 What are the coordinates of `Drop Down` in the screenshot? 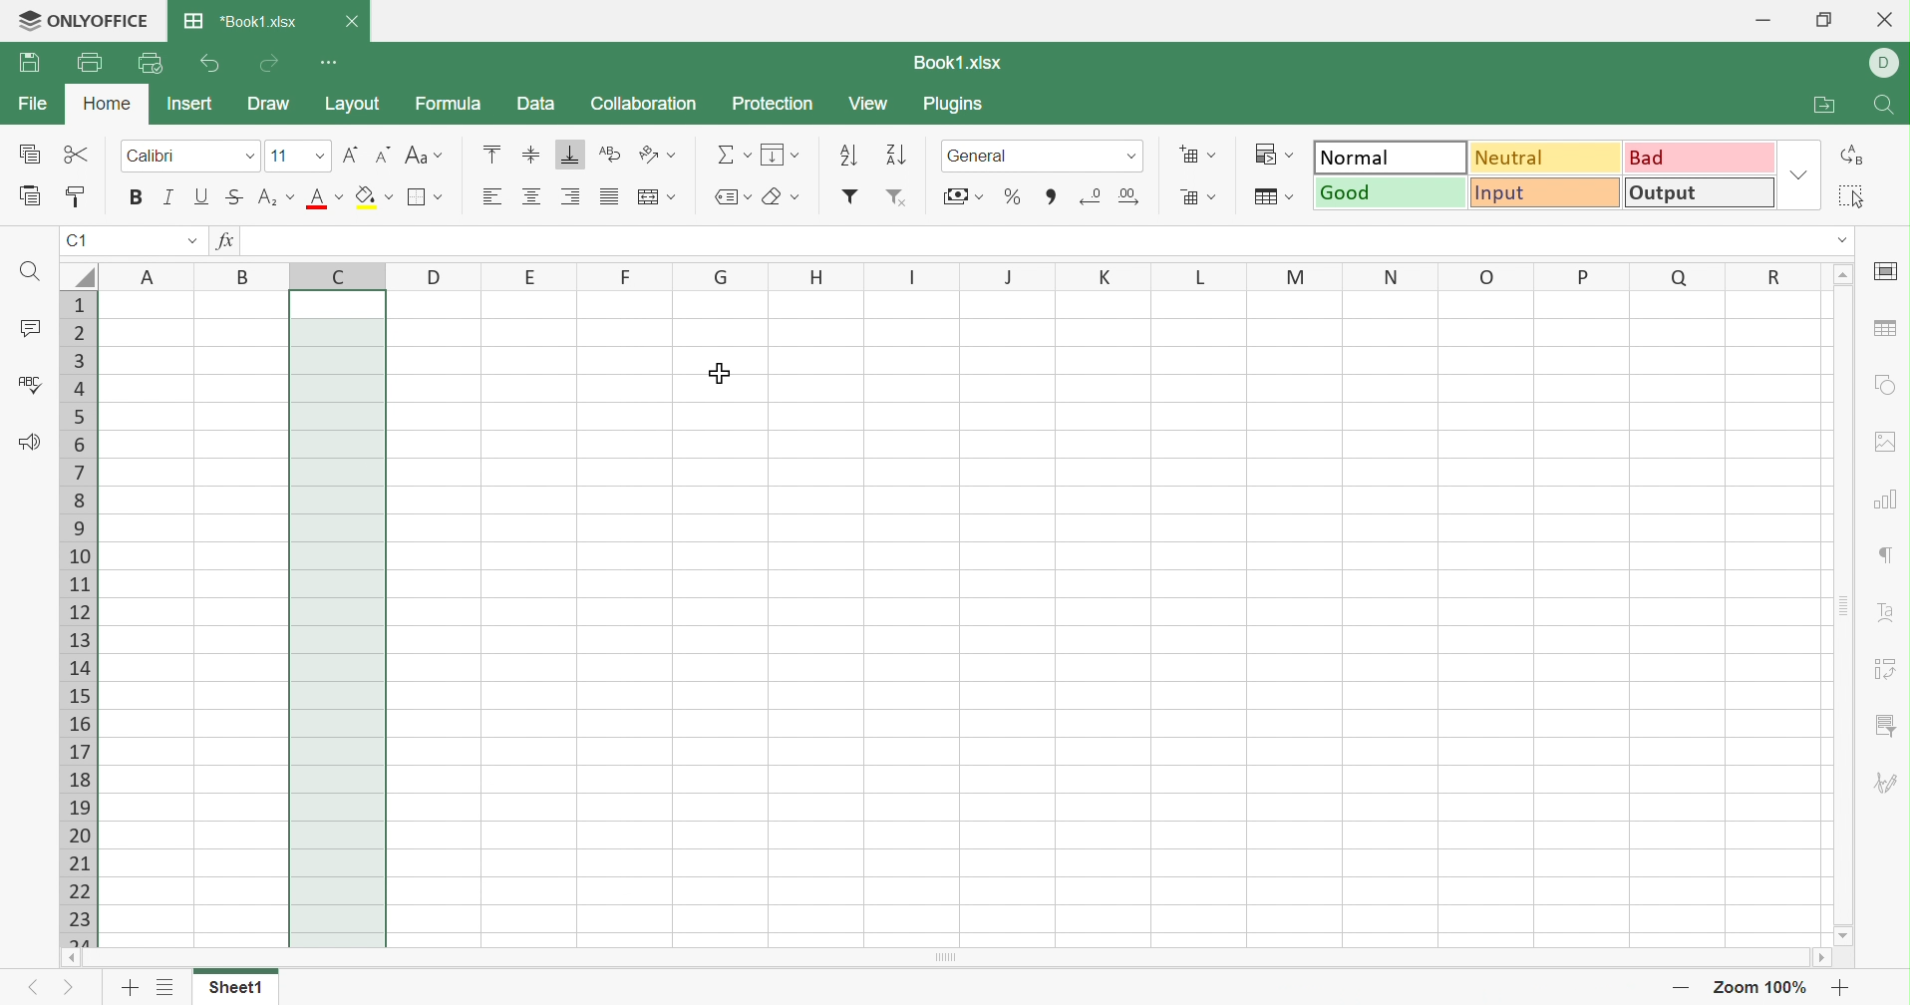 It's located at (1802, 173).